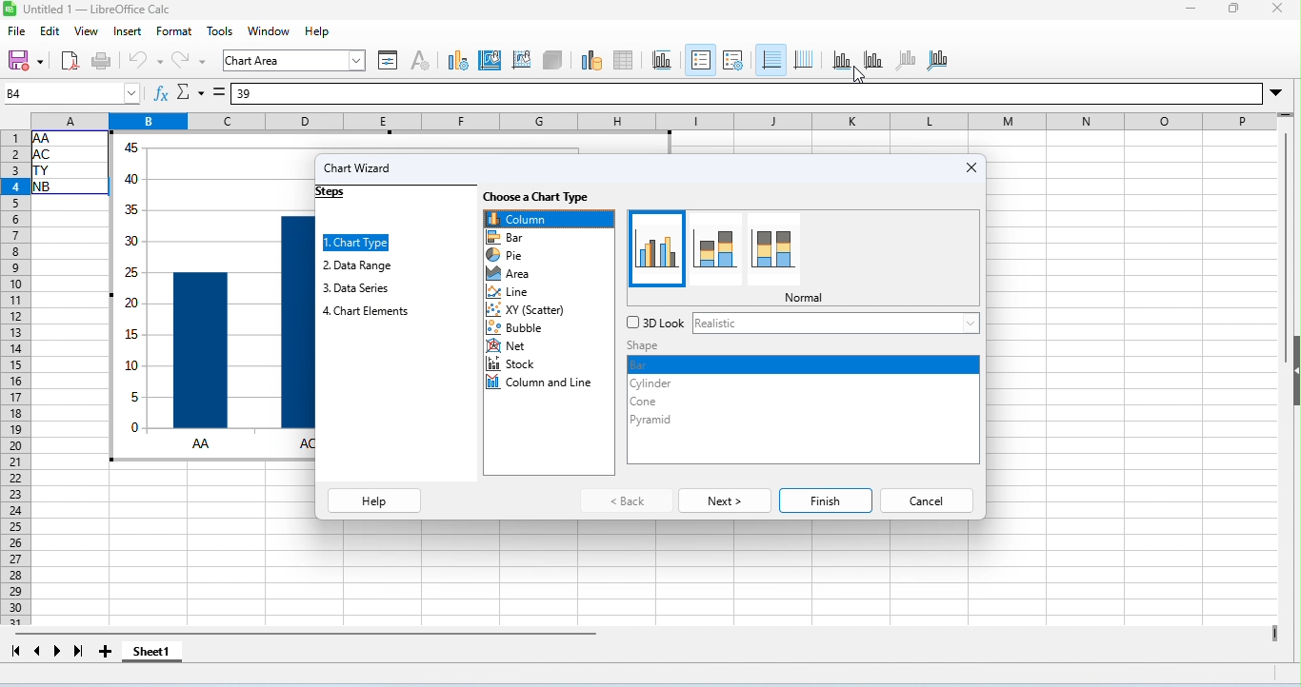 This screenshot has height=687, width=1301. I want to click on cell ranges, so click(70, 170).